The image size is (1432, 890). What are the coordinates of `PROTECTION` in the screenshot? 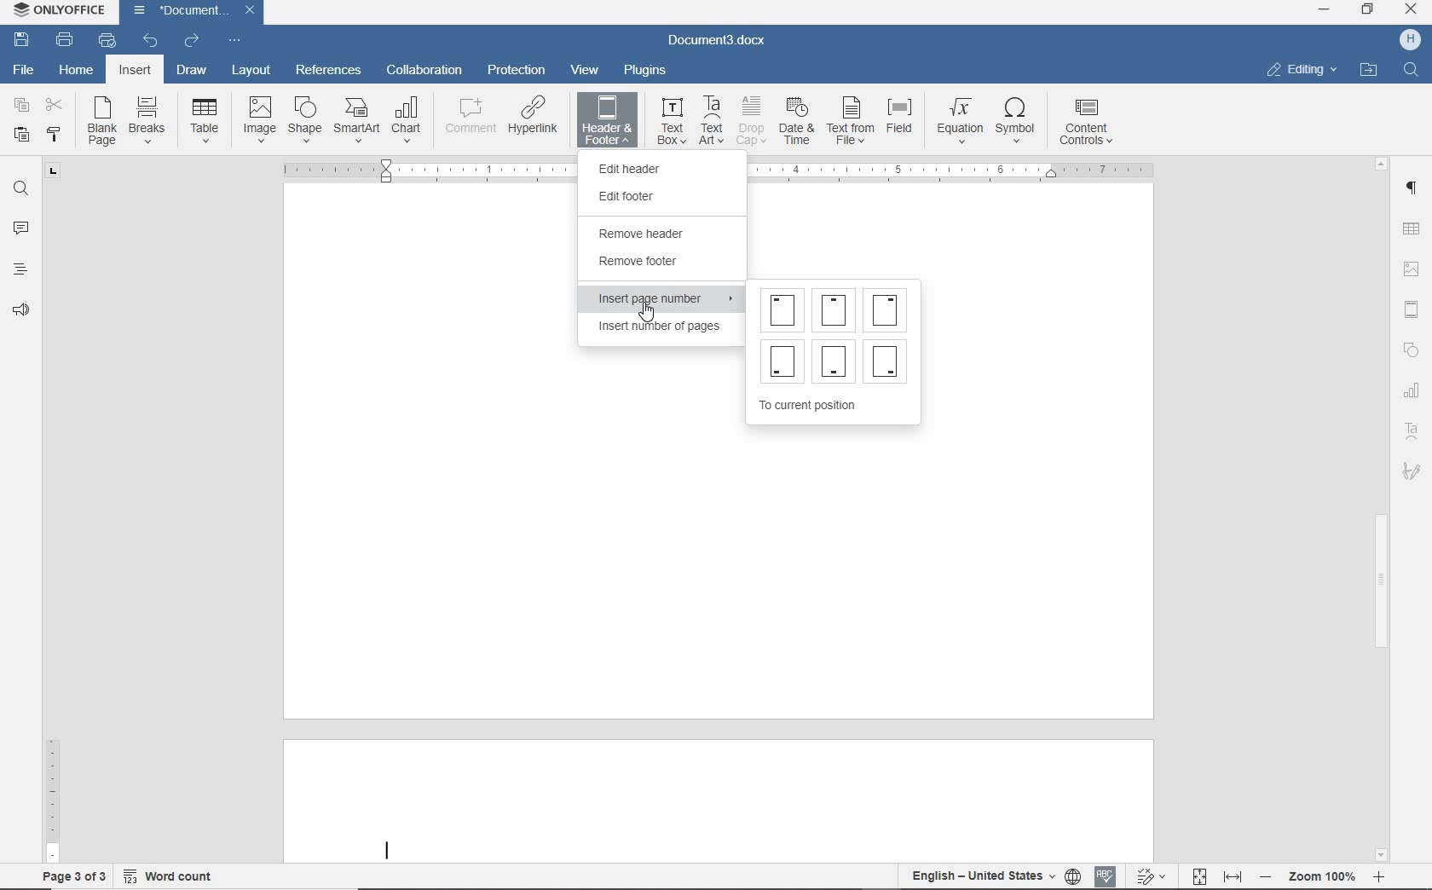 It's located at (517, 71).